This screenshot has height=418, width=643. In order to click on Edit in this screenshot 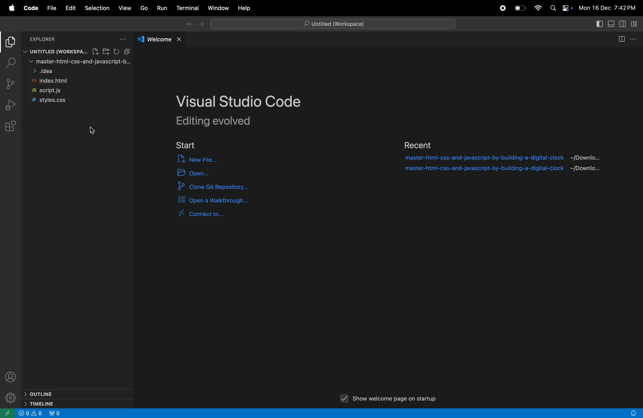, I will do `click(71, 8)`.